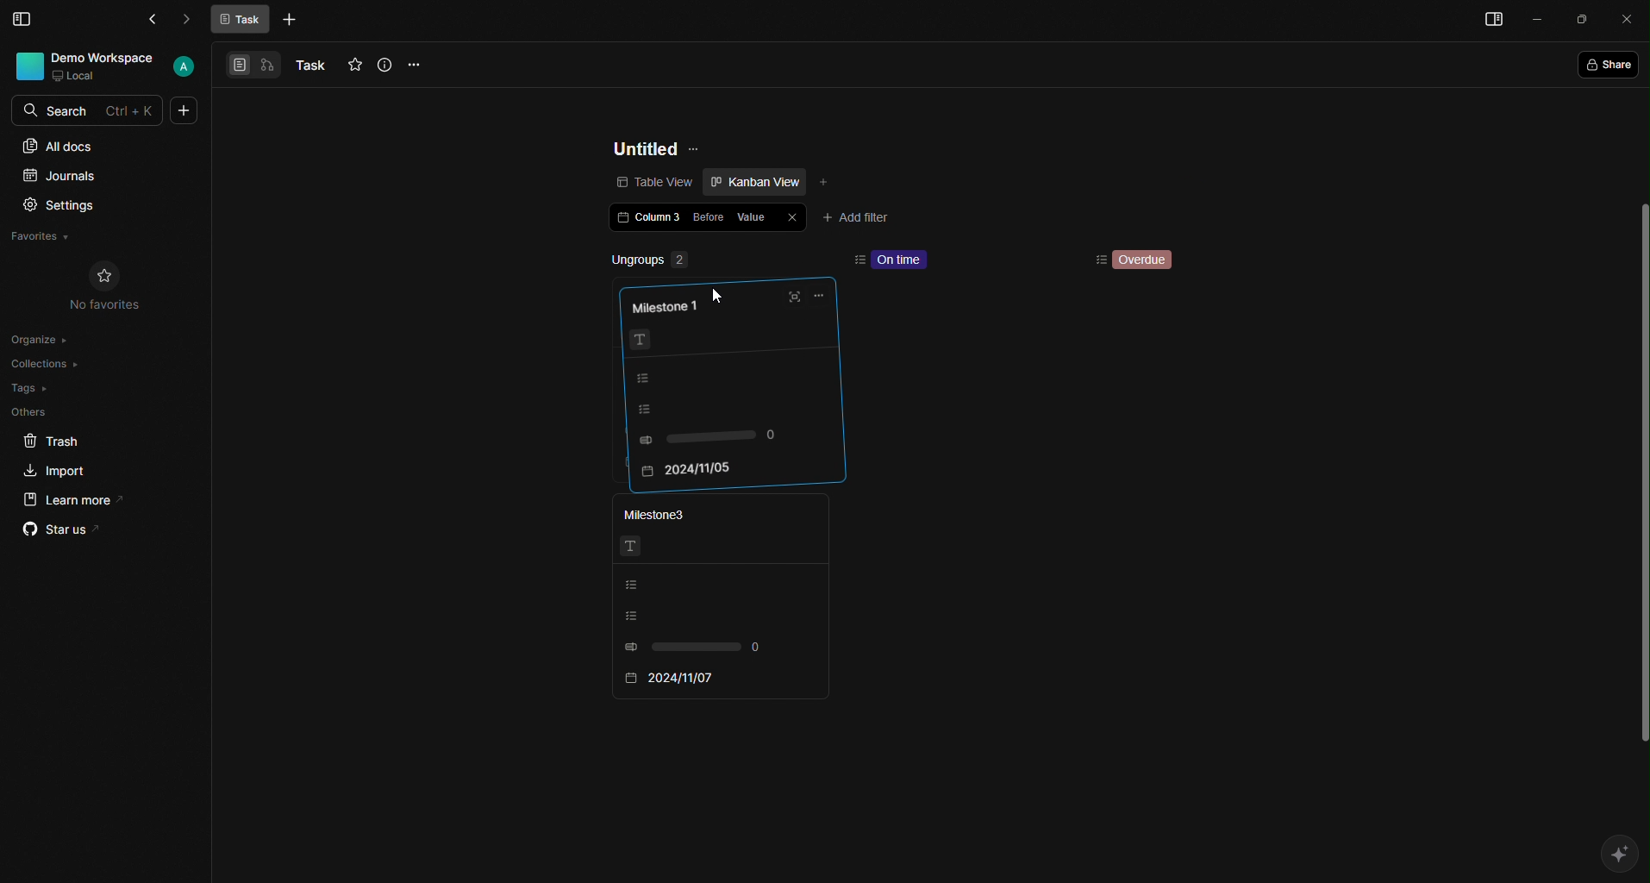 The image size is (1650, 883). Describe the element at coordinates (1146, 260) in the screenshot. I see `Overdue` at that location.